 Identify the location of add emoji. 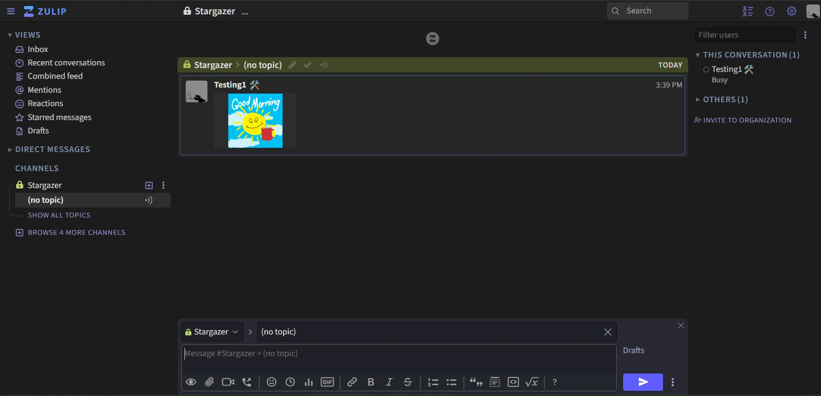
(272, 382).